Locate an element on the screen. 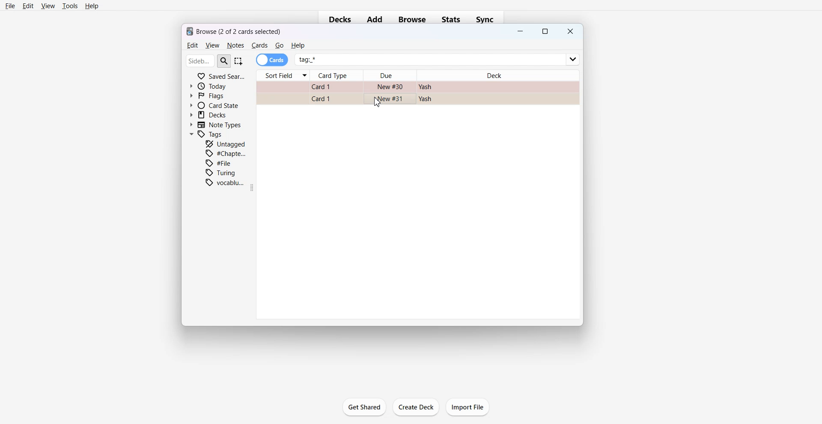 Image resolution: width=822 pixels, height=424 pixels. He is located at coordinates (298, 45).